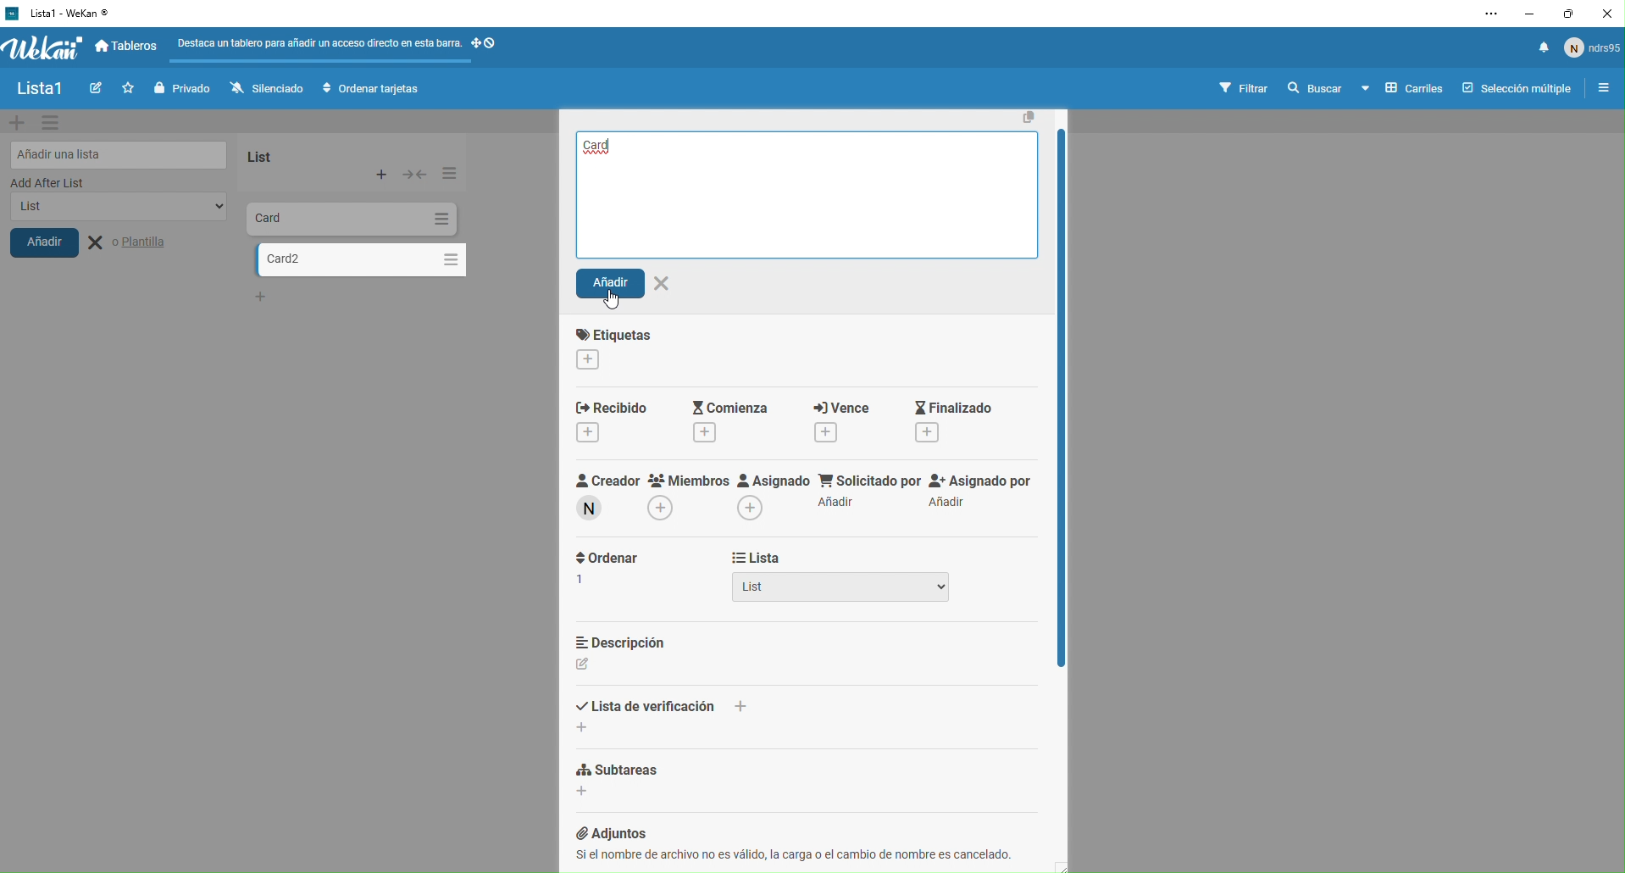 The width and height of the screenshot is (1625, 873). Describe the element at coordinates (638, 649) in the screenshot. I see `descripcion` at that location.